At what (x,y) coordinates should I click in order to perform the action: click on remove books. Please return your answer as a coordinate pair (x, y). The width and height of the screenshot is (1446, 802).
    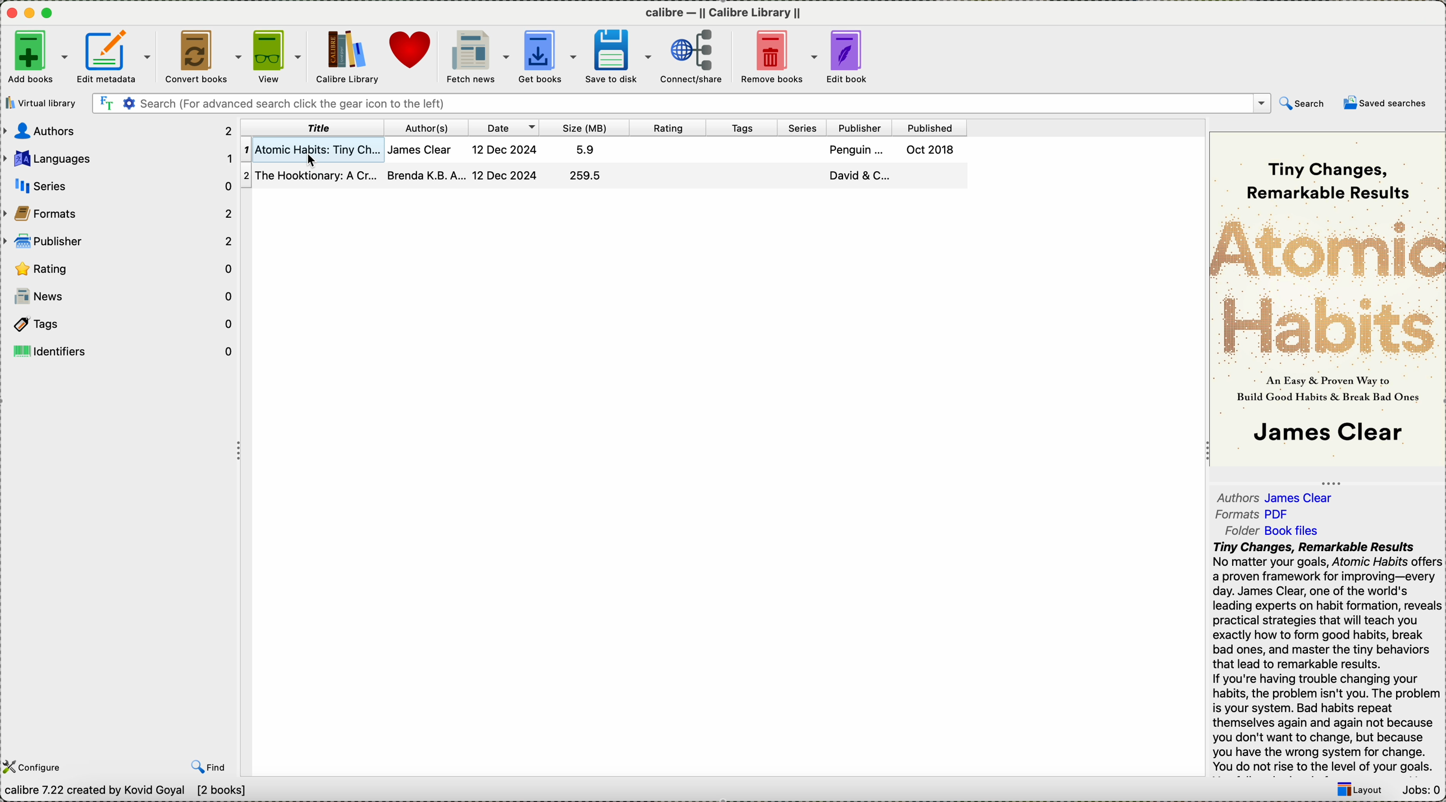
    Looking at the image, I should click on (778, 57).